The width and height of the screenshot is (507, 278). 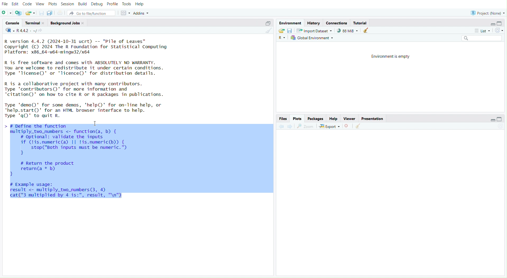 What do you see at coordinates (12, 24) in the screenshot?
I see `Console` at bounding box center [12, 24].